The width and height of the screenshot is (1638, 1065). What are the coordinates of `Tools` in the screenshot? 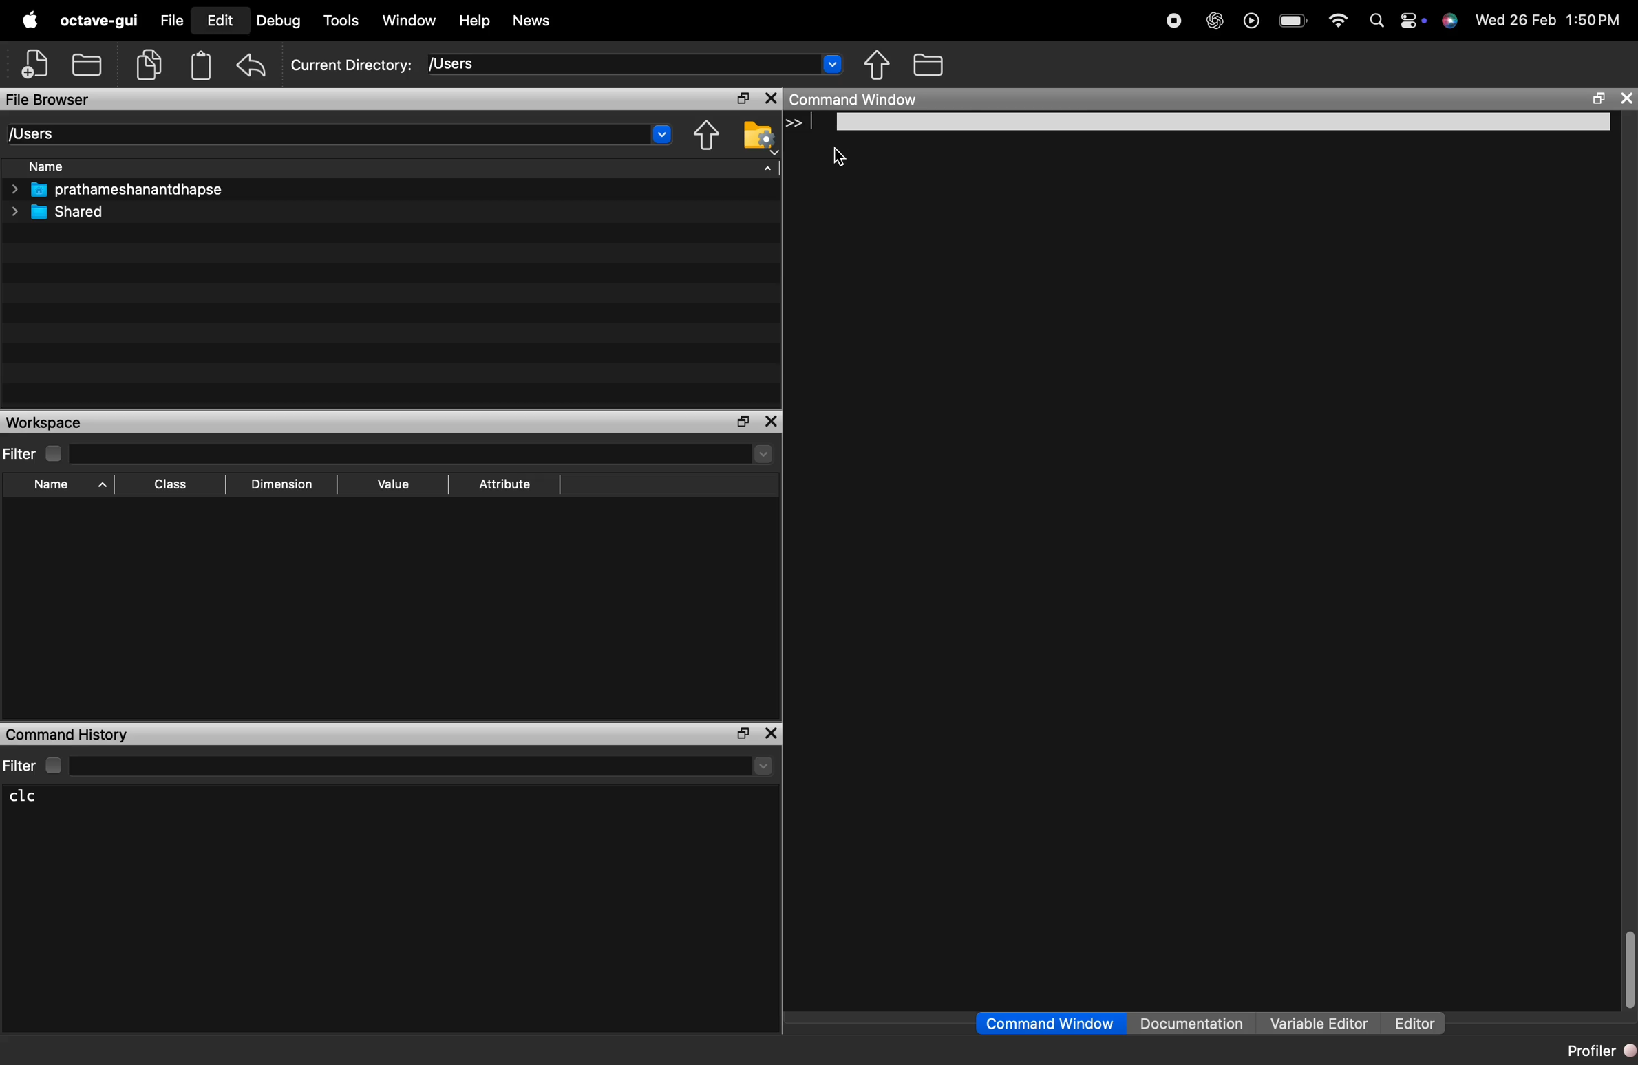 It's located at (342, 21).